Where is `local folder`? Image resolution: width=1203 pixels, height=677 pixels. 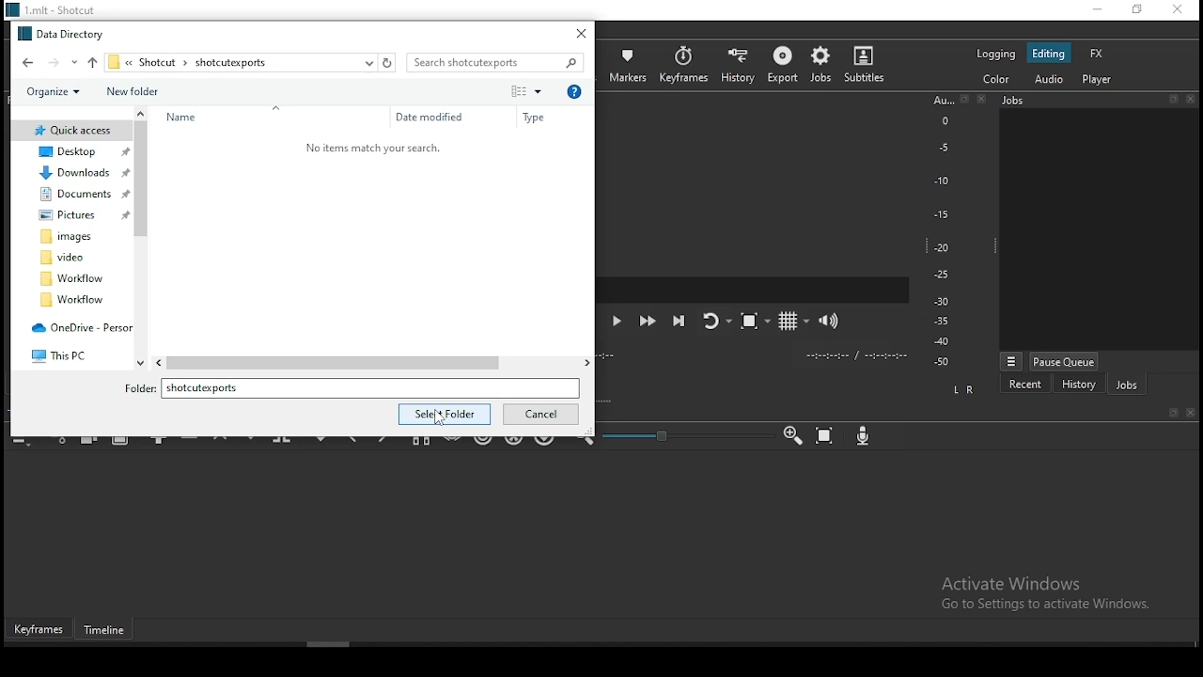
local folder is located at coordinates (77, 174).